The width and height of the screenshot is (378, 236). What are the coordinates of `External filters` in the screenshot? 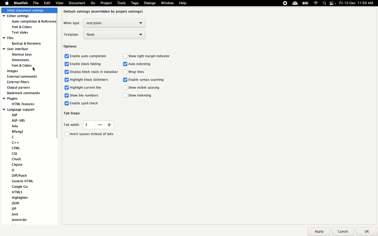 It's located at (19, 82).